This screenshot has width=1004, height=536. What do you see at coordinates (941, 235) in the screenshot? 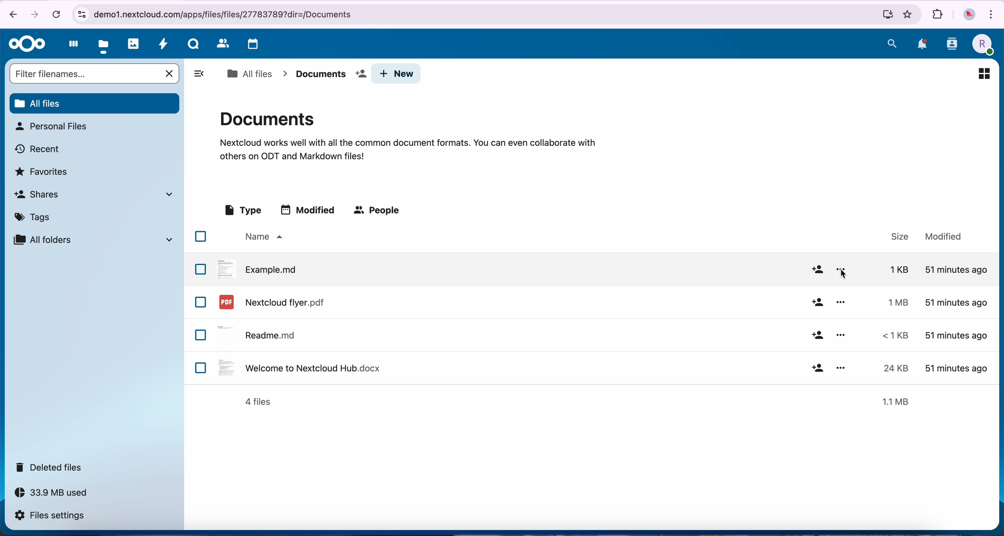
I see `modified` at bounding box center [941, 235].